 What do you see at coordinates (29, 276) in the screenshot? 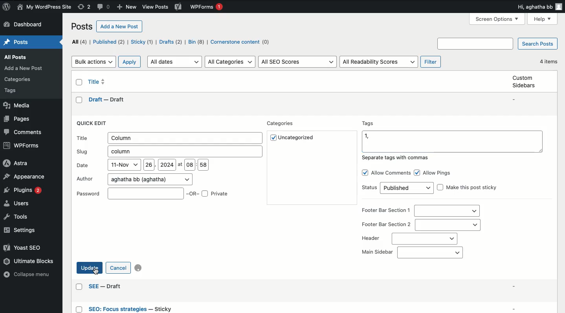
I see `Collapse menu` at bounding box center [29, 276].